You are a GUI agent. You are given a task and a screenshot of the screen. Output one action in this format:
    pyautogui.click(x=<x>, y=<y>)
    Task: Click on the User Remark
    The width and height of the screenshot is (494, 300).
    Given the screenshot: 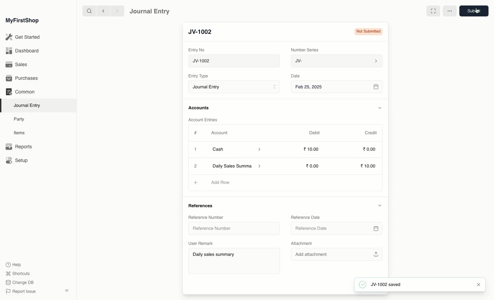 What is the action you would take?
    pyautogui.click(x=202, y=242)
    